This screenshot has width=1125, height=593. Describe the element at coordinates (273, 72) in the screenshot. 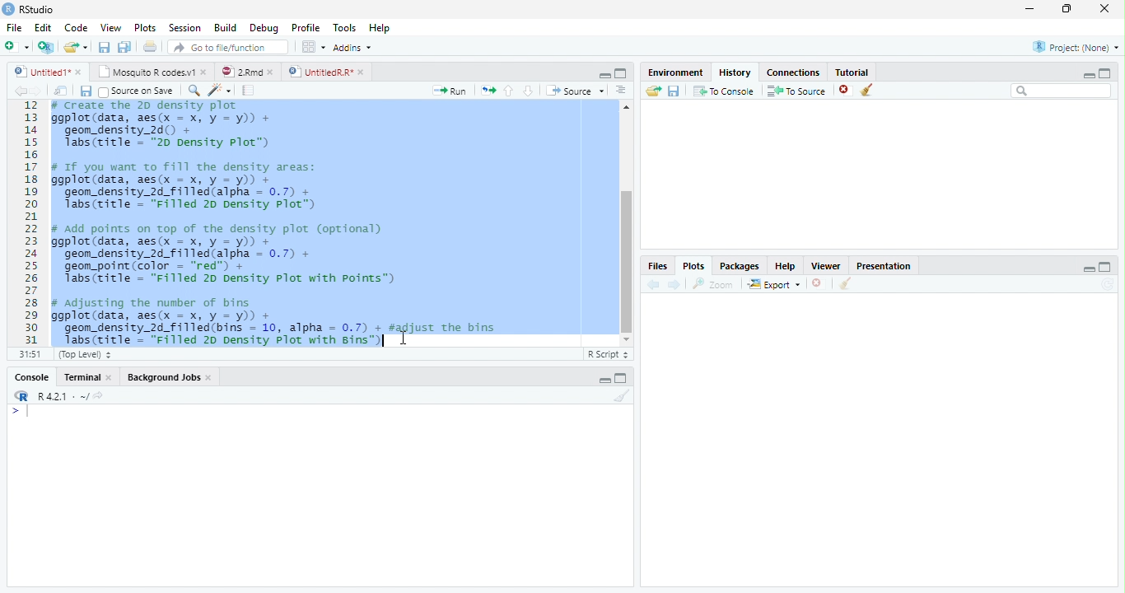

I see `close` at that location.